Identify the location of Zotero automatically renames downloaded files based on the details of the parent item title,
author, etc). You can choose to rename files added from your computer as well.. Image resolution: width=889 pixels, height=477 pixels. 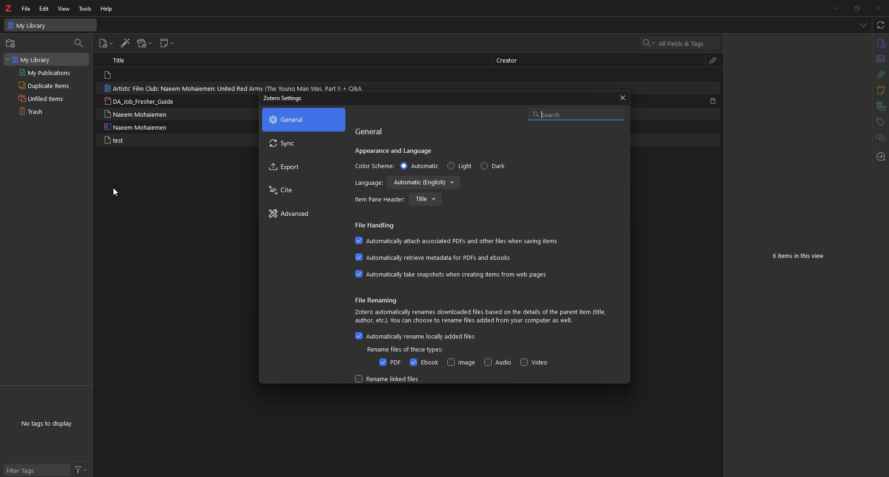
(482, 316).